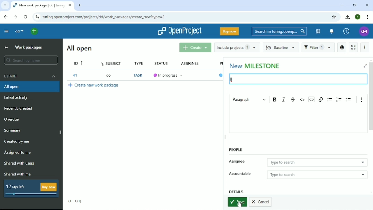 Image resolution: width=373 pixels, height=210 pixels. Describe the element at coordinates (237, 202) in the screenshot. I see `Save` at that location.